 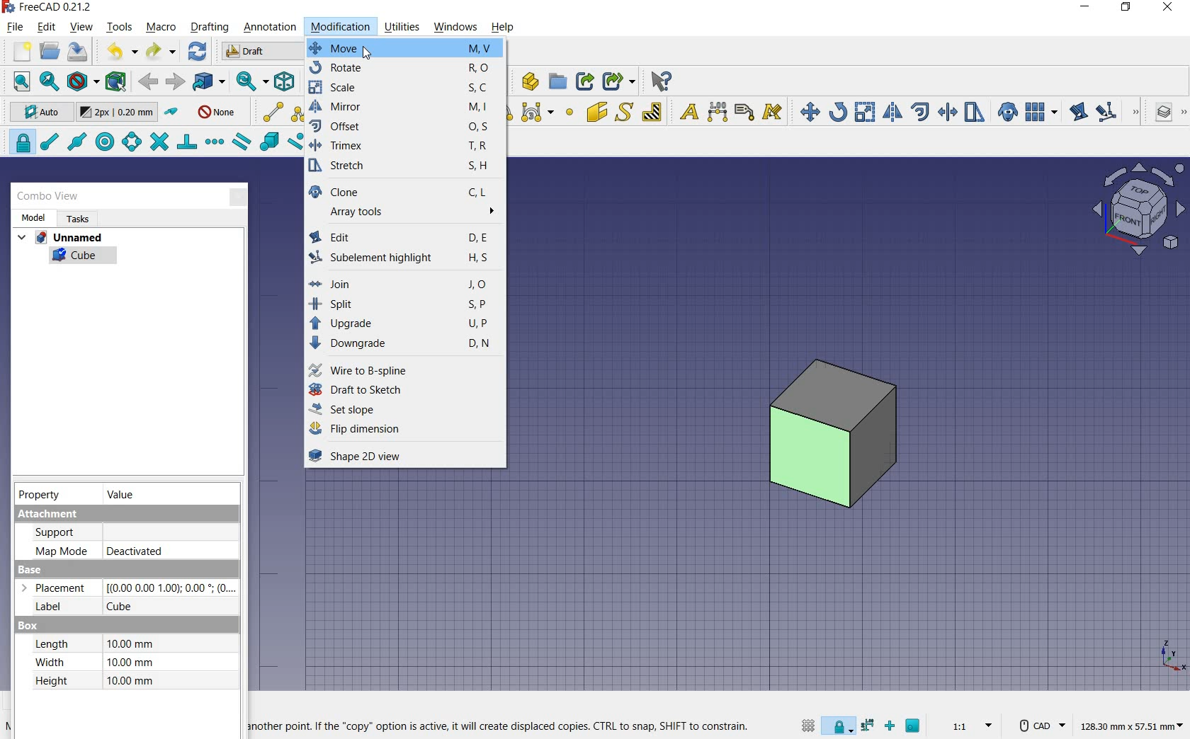 What do you see at coordinates (16, 26) in the screenshot?
I see `file` at bounding box center [16, 26].